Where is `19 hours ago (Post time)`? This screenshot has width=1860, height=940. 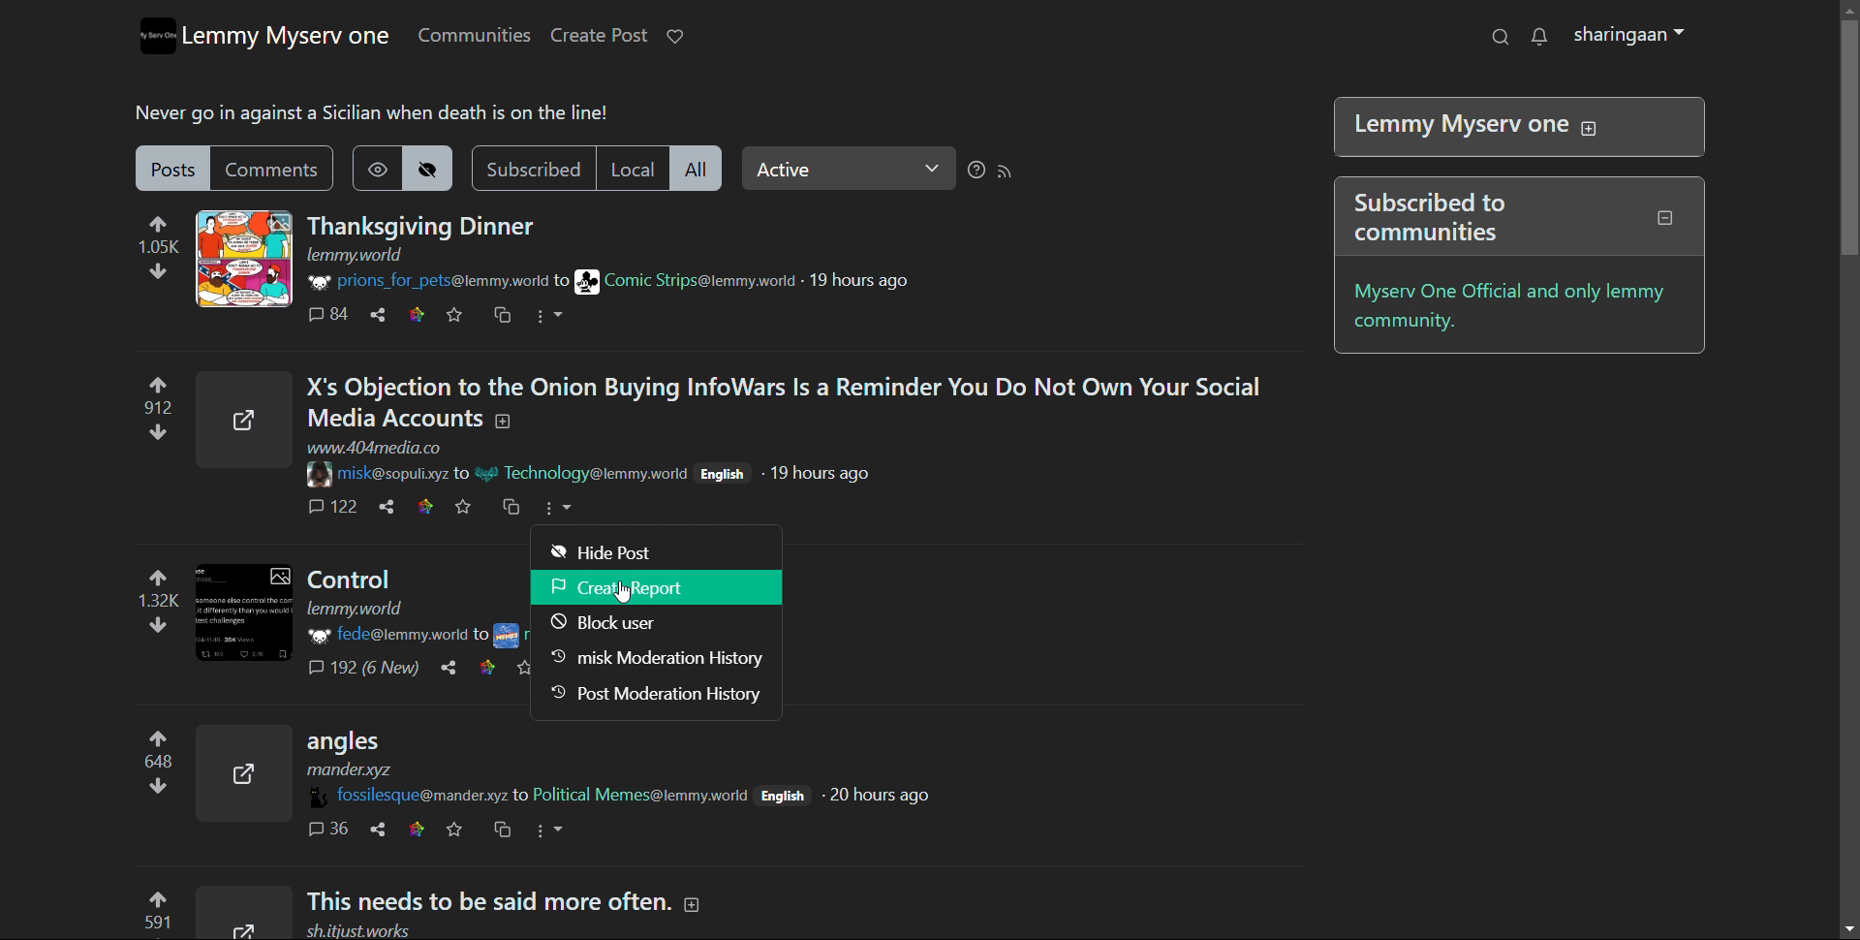 19 hours ago (Post time) is located at coordinates (824, 473).